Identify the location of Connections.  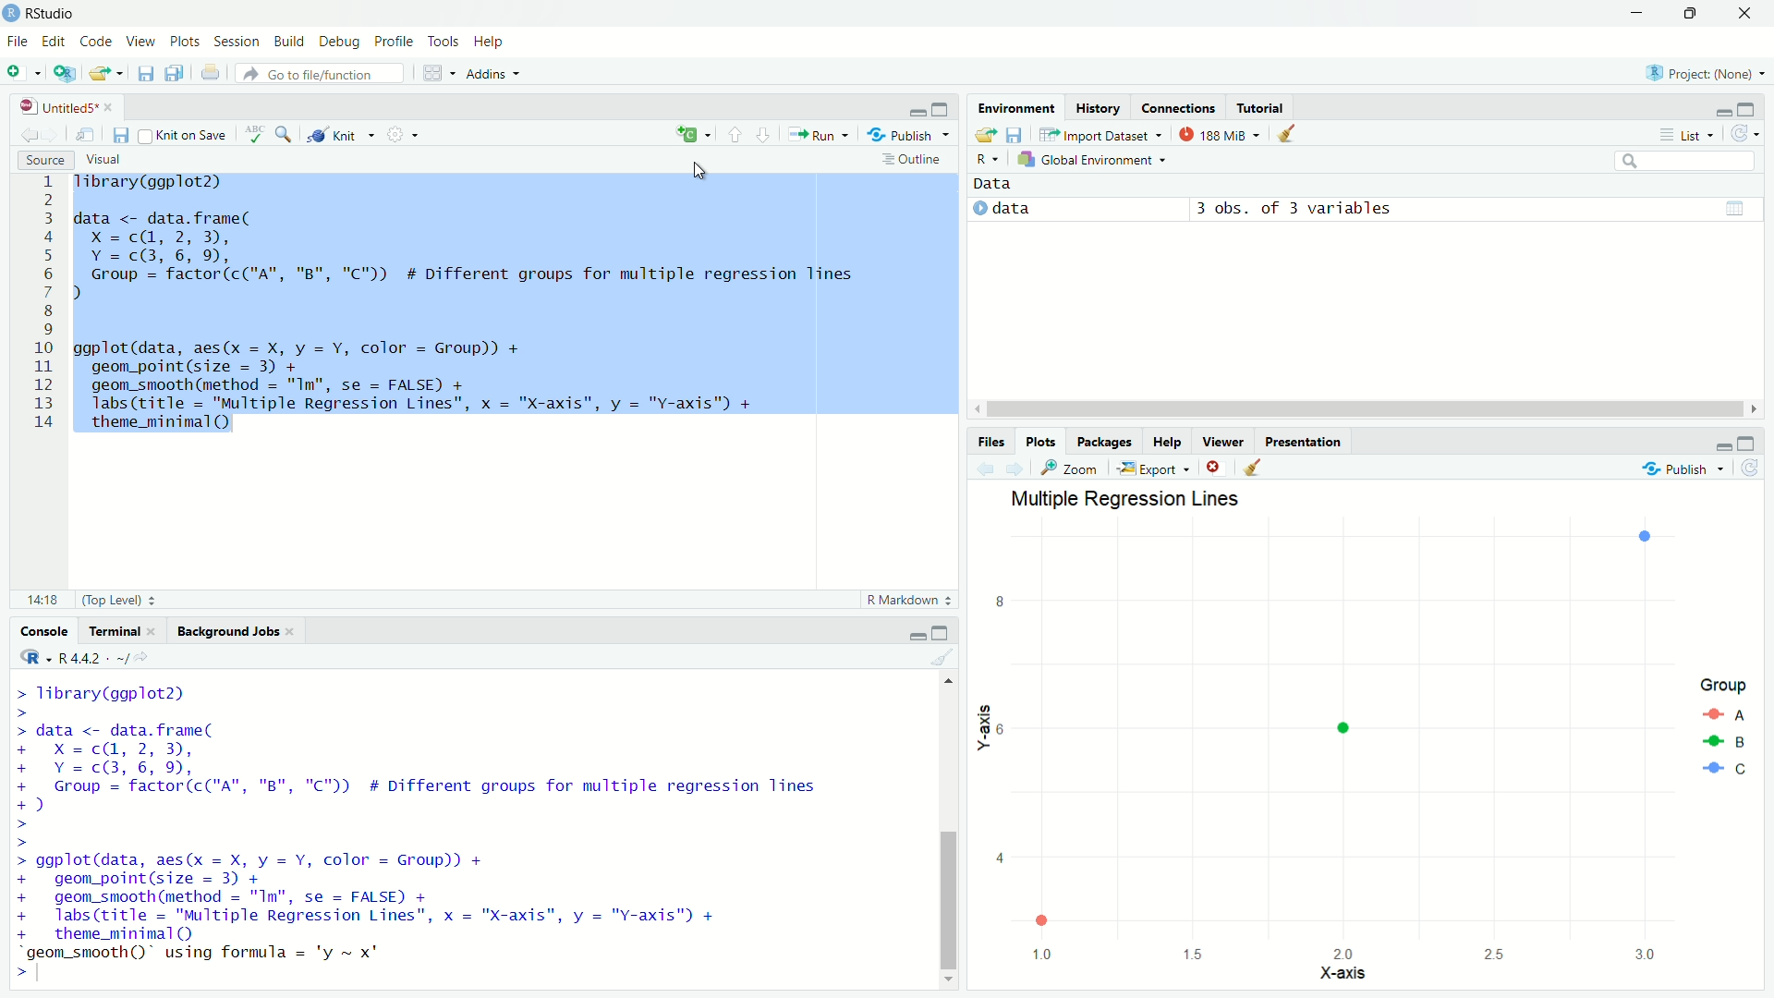
(1180, 110).